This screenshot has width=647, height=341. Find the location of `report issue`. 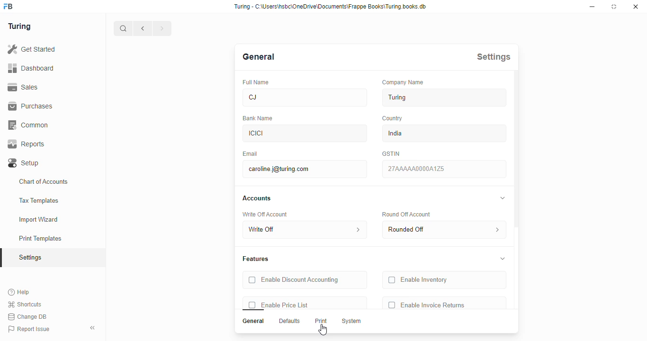

report issue is located at coordinates (29, 329).